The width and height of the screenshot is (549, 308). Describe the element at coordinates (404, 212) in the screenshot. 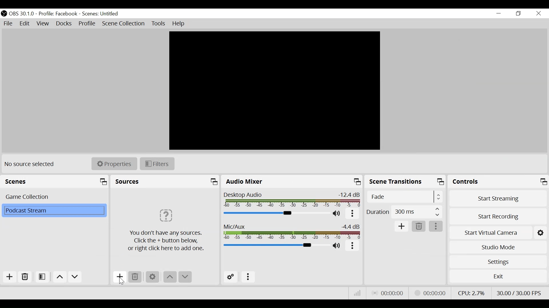

I see `Select Duration` at that location.